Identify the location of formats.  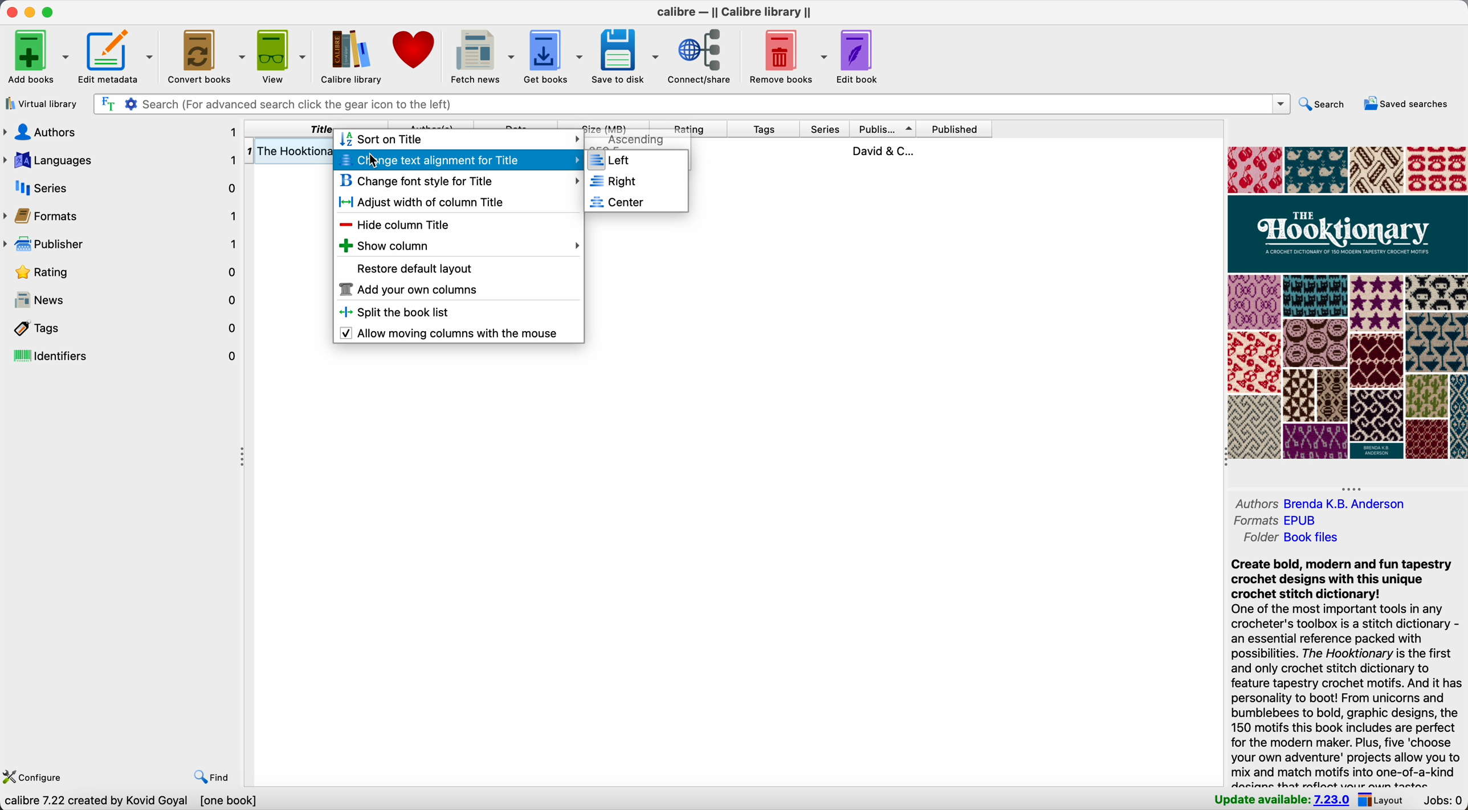
(123, 218).